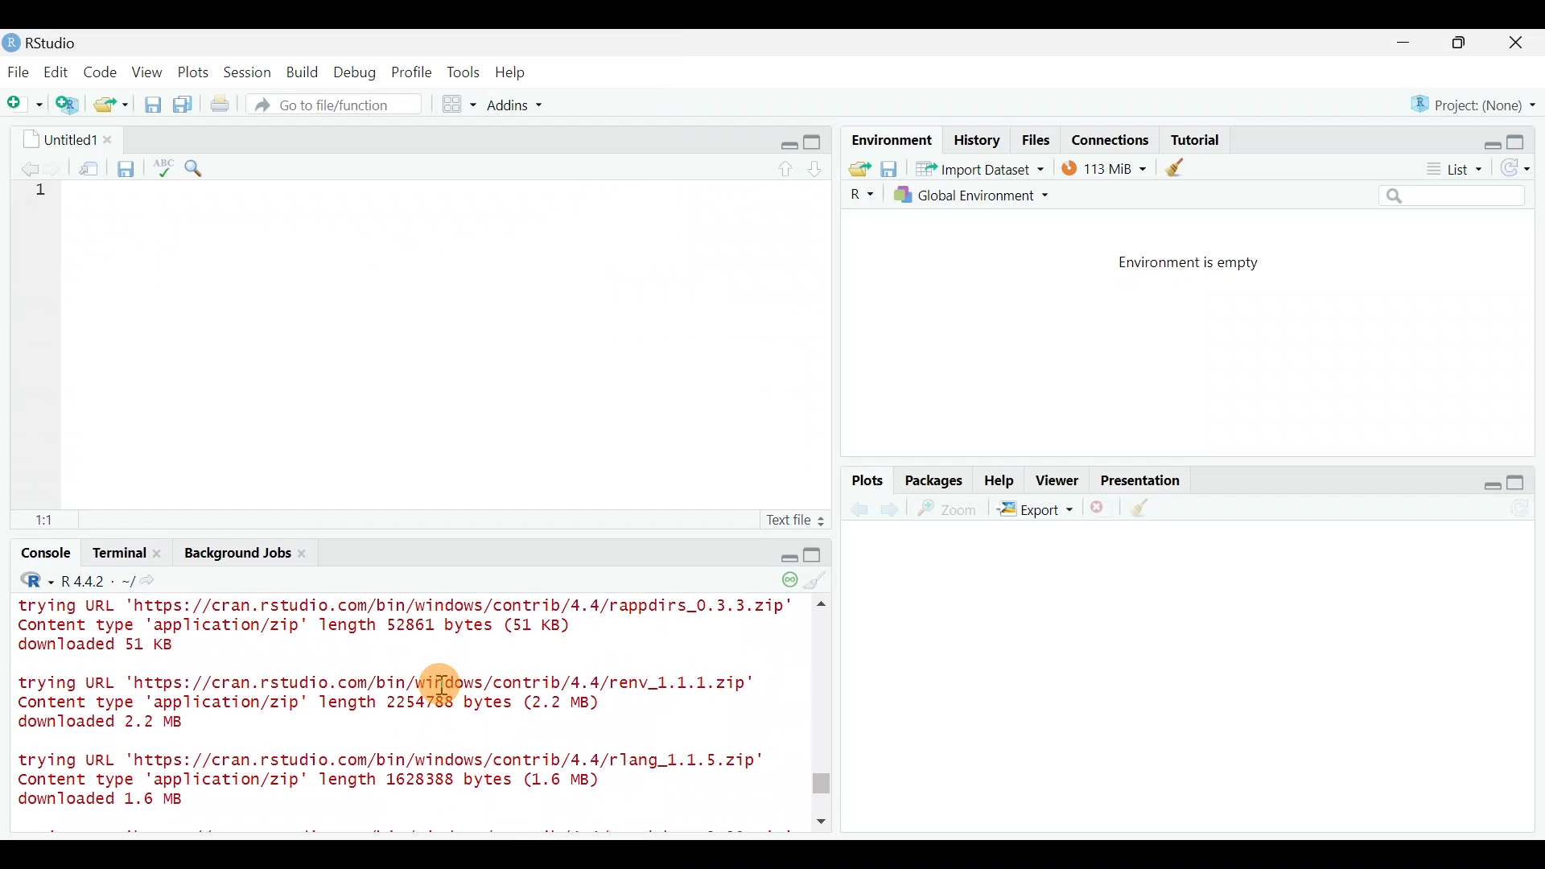  Describe the element at coordinates (1202, 263) in the screenshot. I see `Environment is empty` at that location.